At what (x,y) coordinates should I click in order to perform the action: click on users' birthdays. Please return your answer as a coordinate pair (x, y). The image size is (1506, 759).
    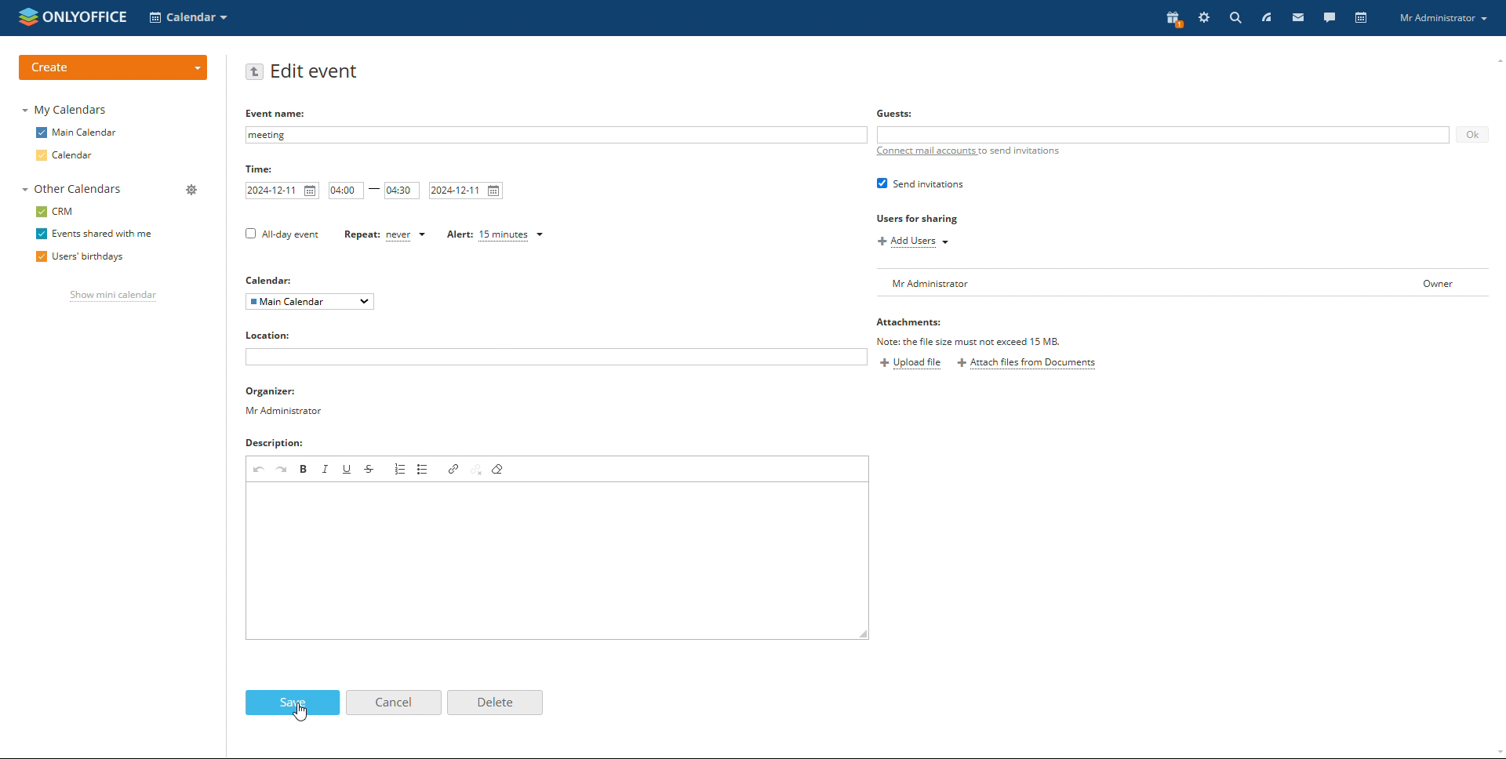
    Looking at the image, I should click on (77, 257).